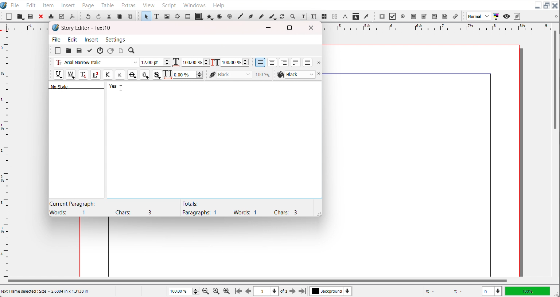 Image resolution: width=560 pixels, height=297 pixels. Describe the element at coordinates (218, 5) in the screenshot. I see `Help` at that location.